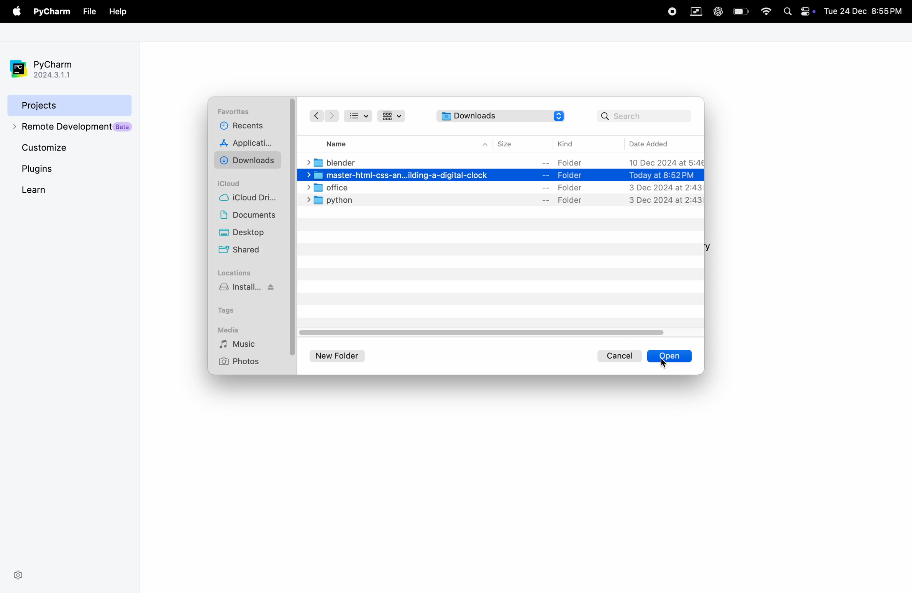  I want to click on battery, so click(809, 11).